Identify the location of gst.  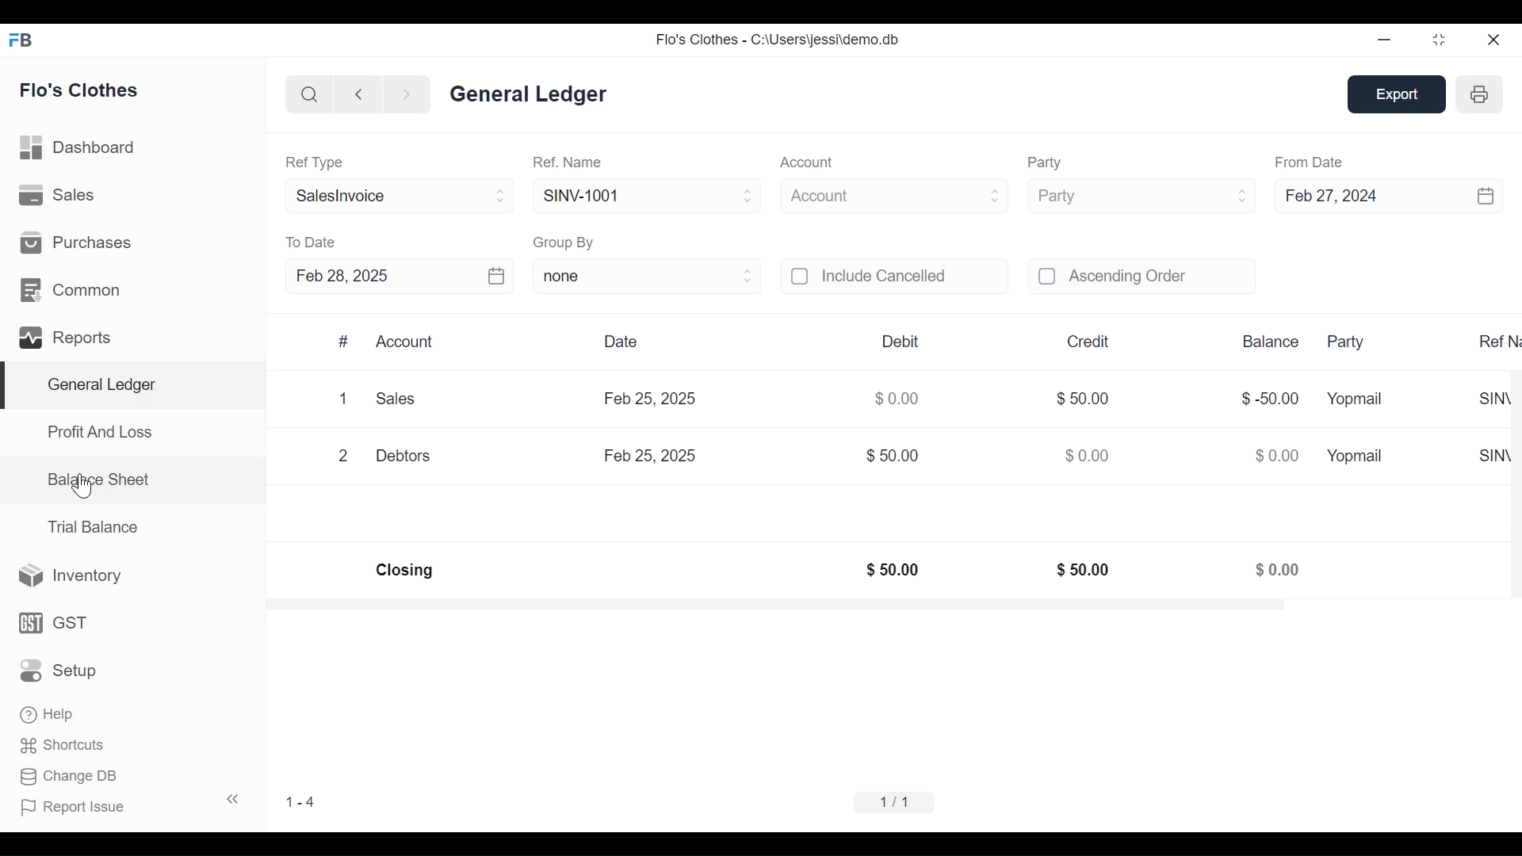
(55, 622).